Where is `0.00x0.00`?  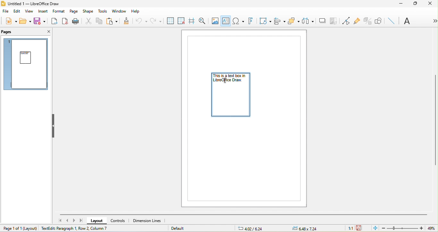
0.00x0.00 is located at coordinates (308, 228).